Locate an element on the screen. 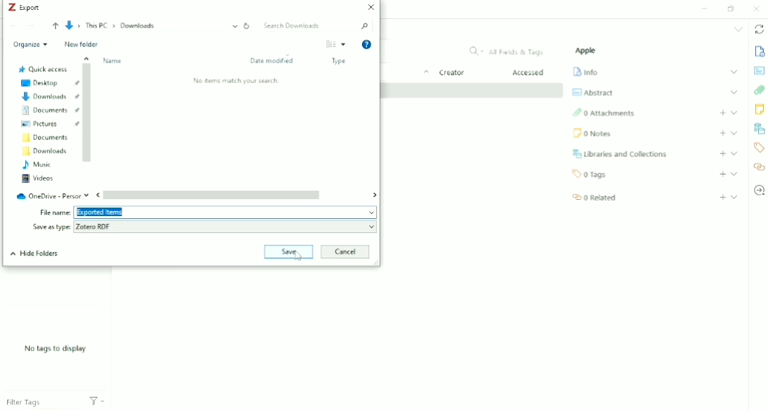 The image size is (768, 411). OneDrive - Personal is located at coordinates (52, 194).